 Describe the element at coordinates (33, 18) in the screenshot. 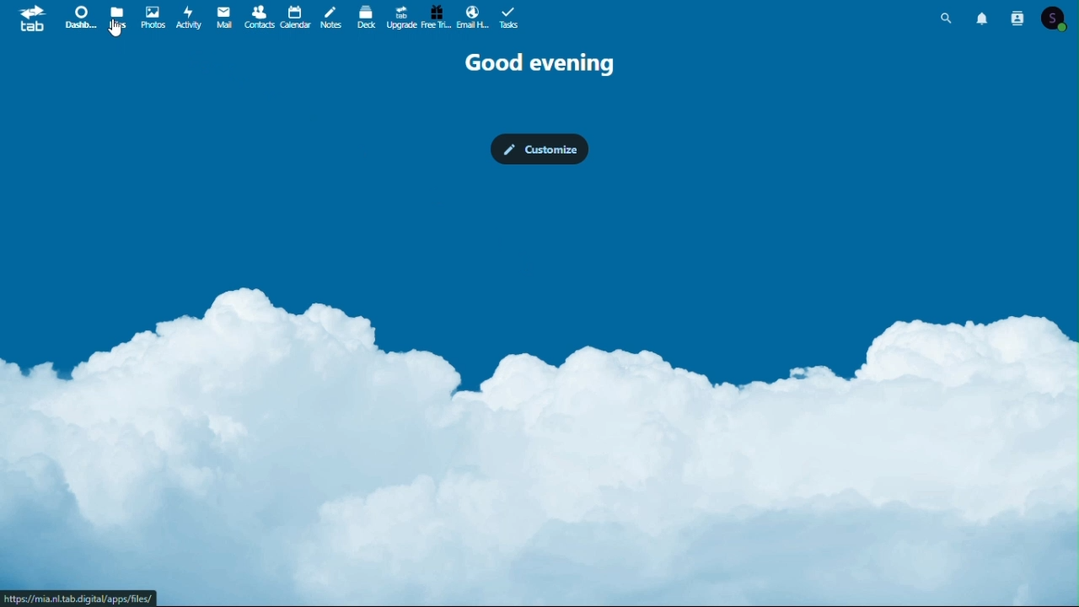

I see `tab` at that location.